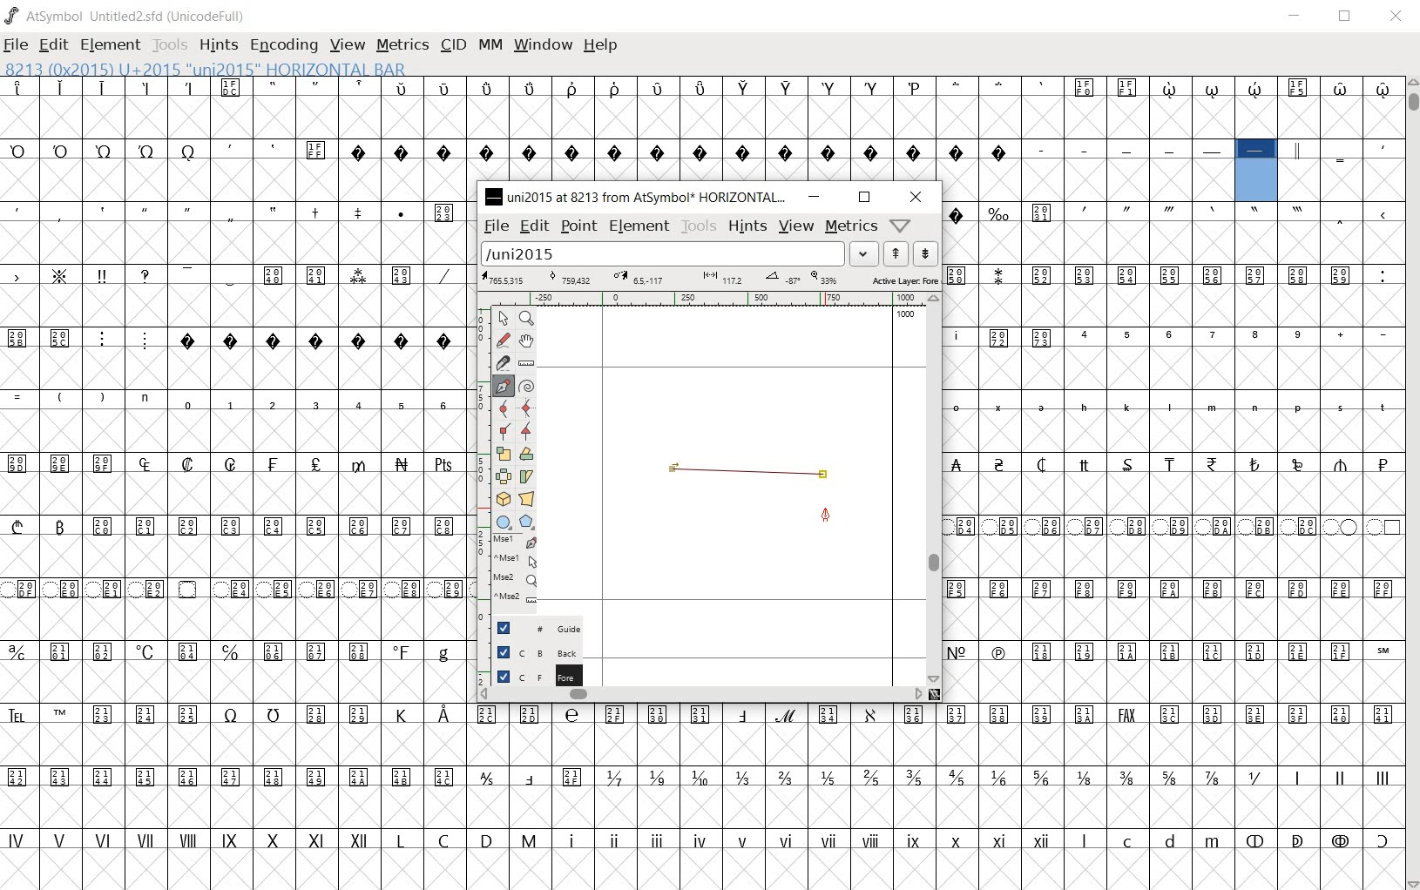  Describe the element at coordinates (1413, 482) in the screenshot. I see `SCROLLBAR` at that location.